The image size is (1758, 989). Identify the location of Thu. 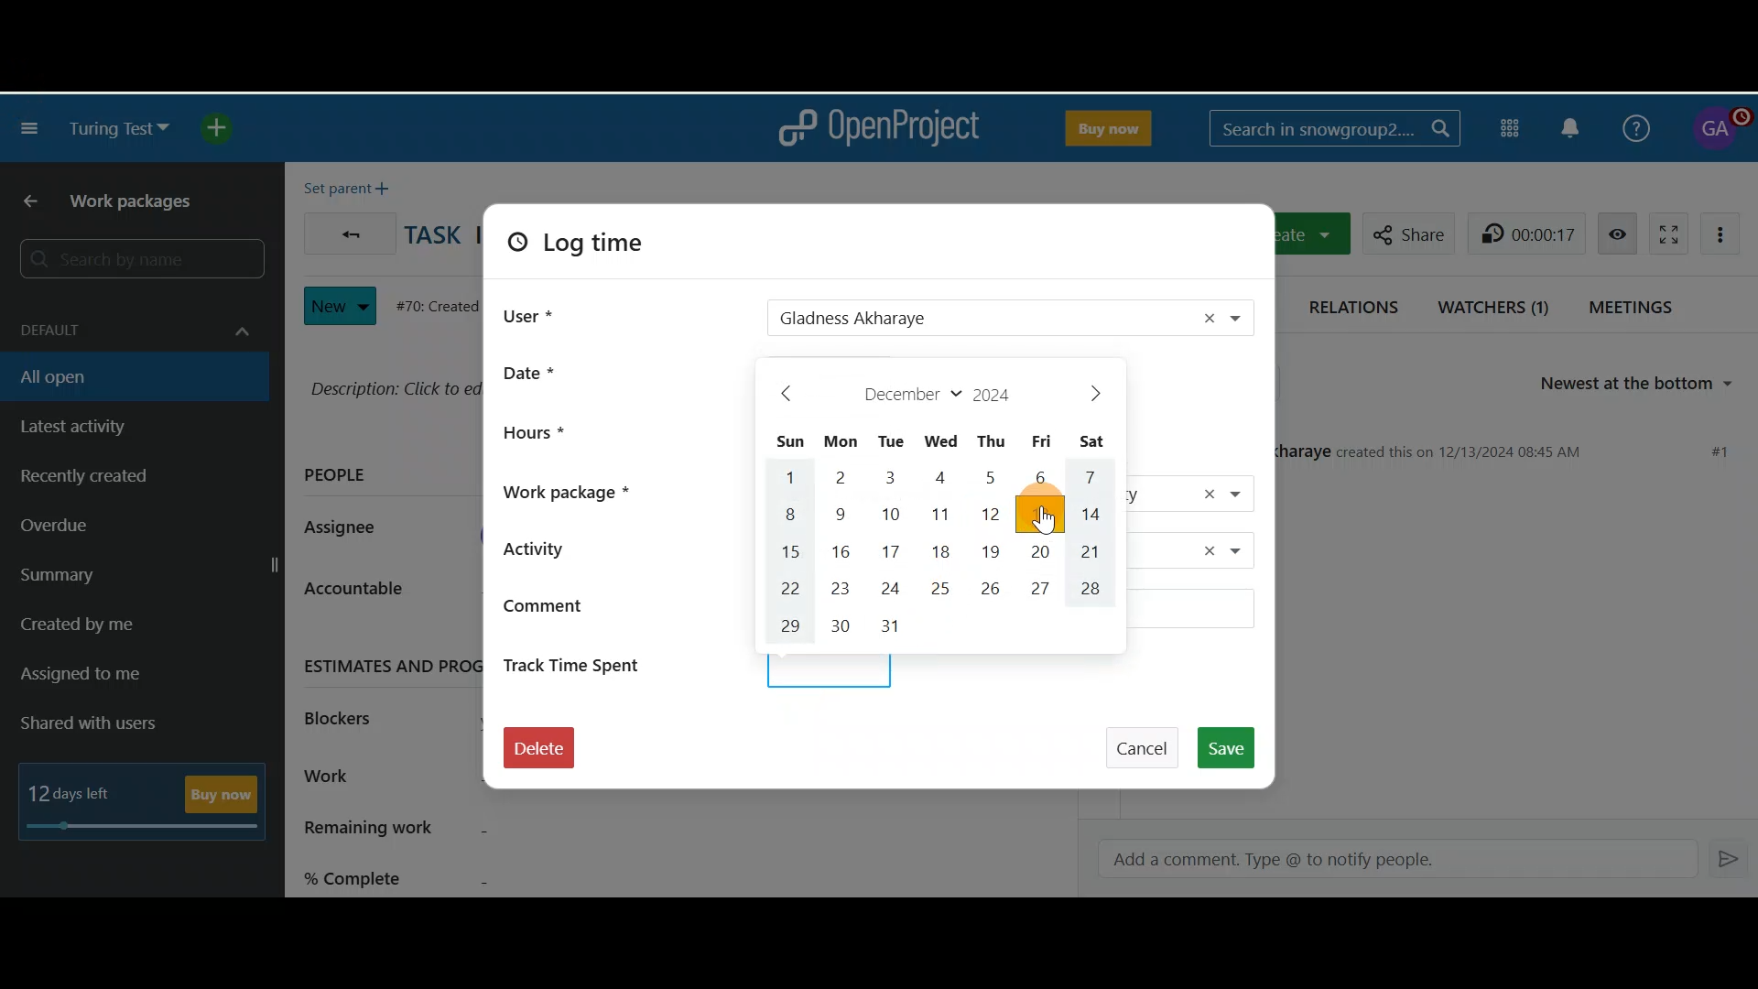
(993, 442).